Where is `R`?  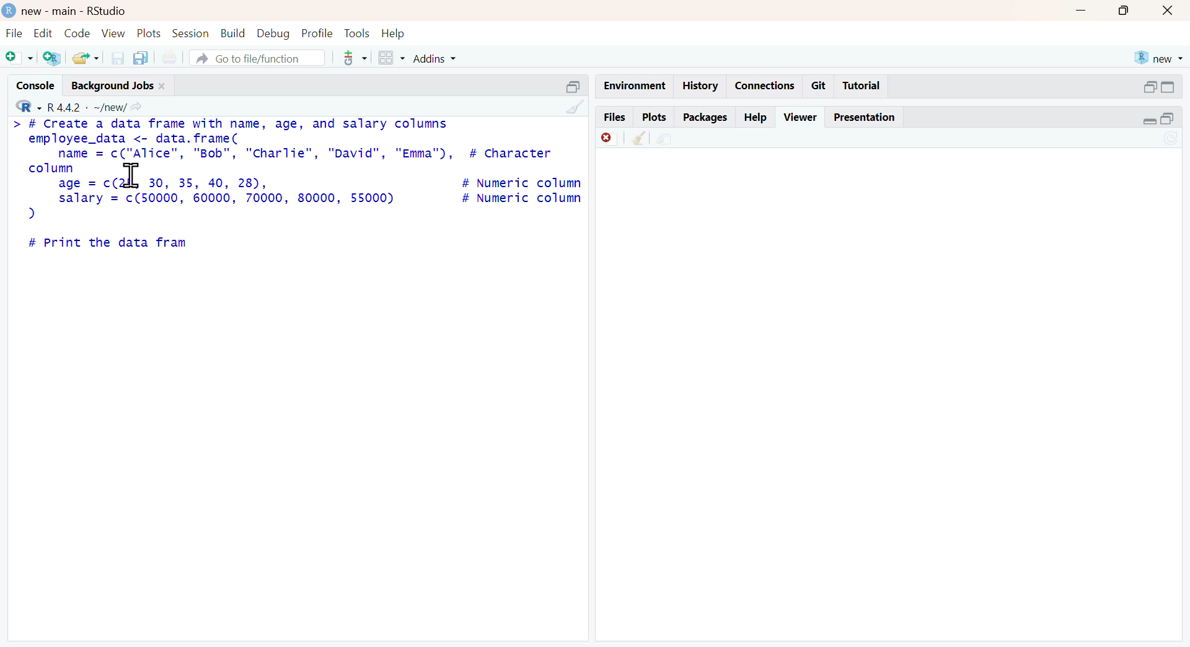 R is located at coordinates (25, 107).